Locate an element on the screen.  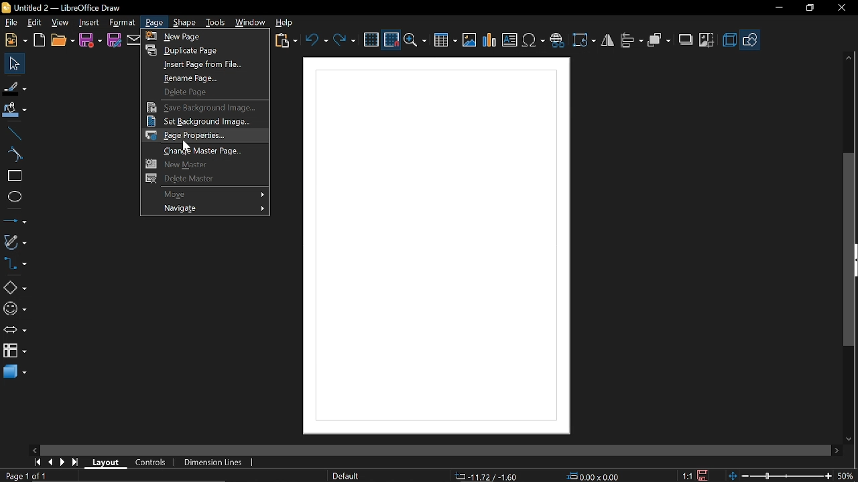
Open template is located at coordinates (40, 40).